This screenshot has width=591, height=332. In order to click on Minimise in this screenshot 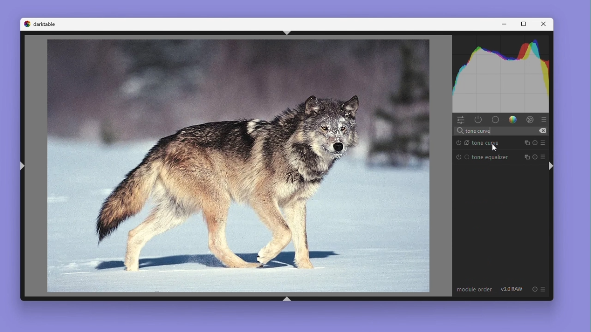, I will do `click(504, 24)`.